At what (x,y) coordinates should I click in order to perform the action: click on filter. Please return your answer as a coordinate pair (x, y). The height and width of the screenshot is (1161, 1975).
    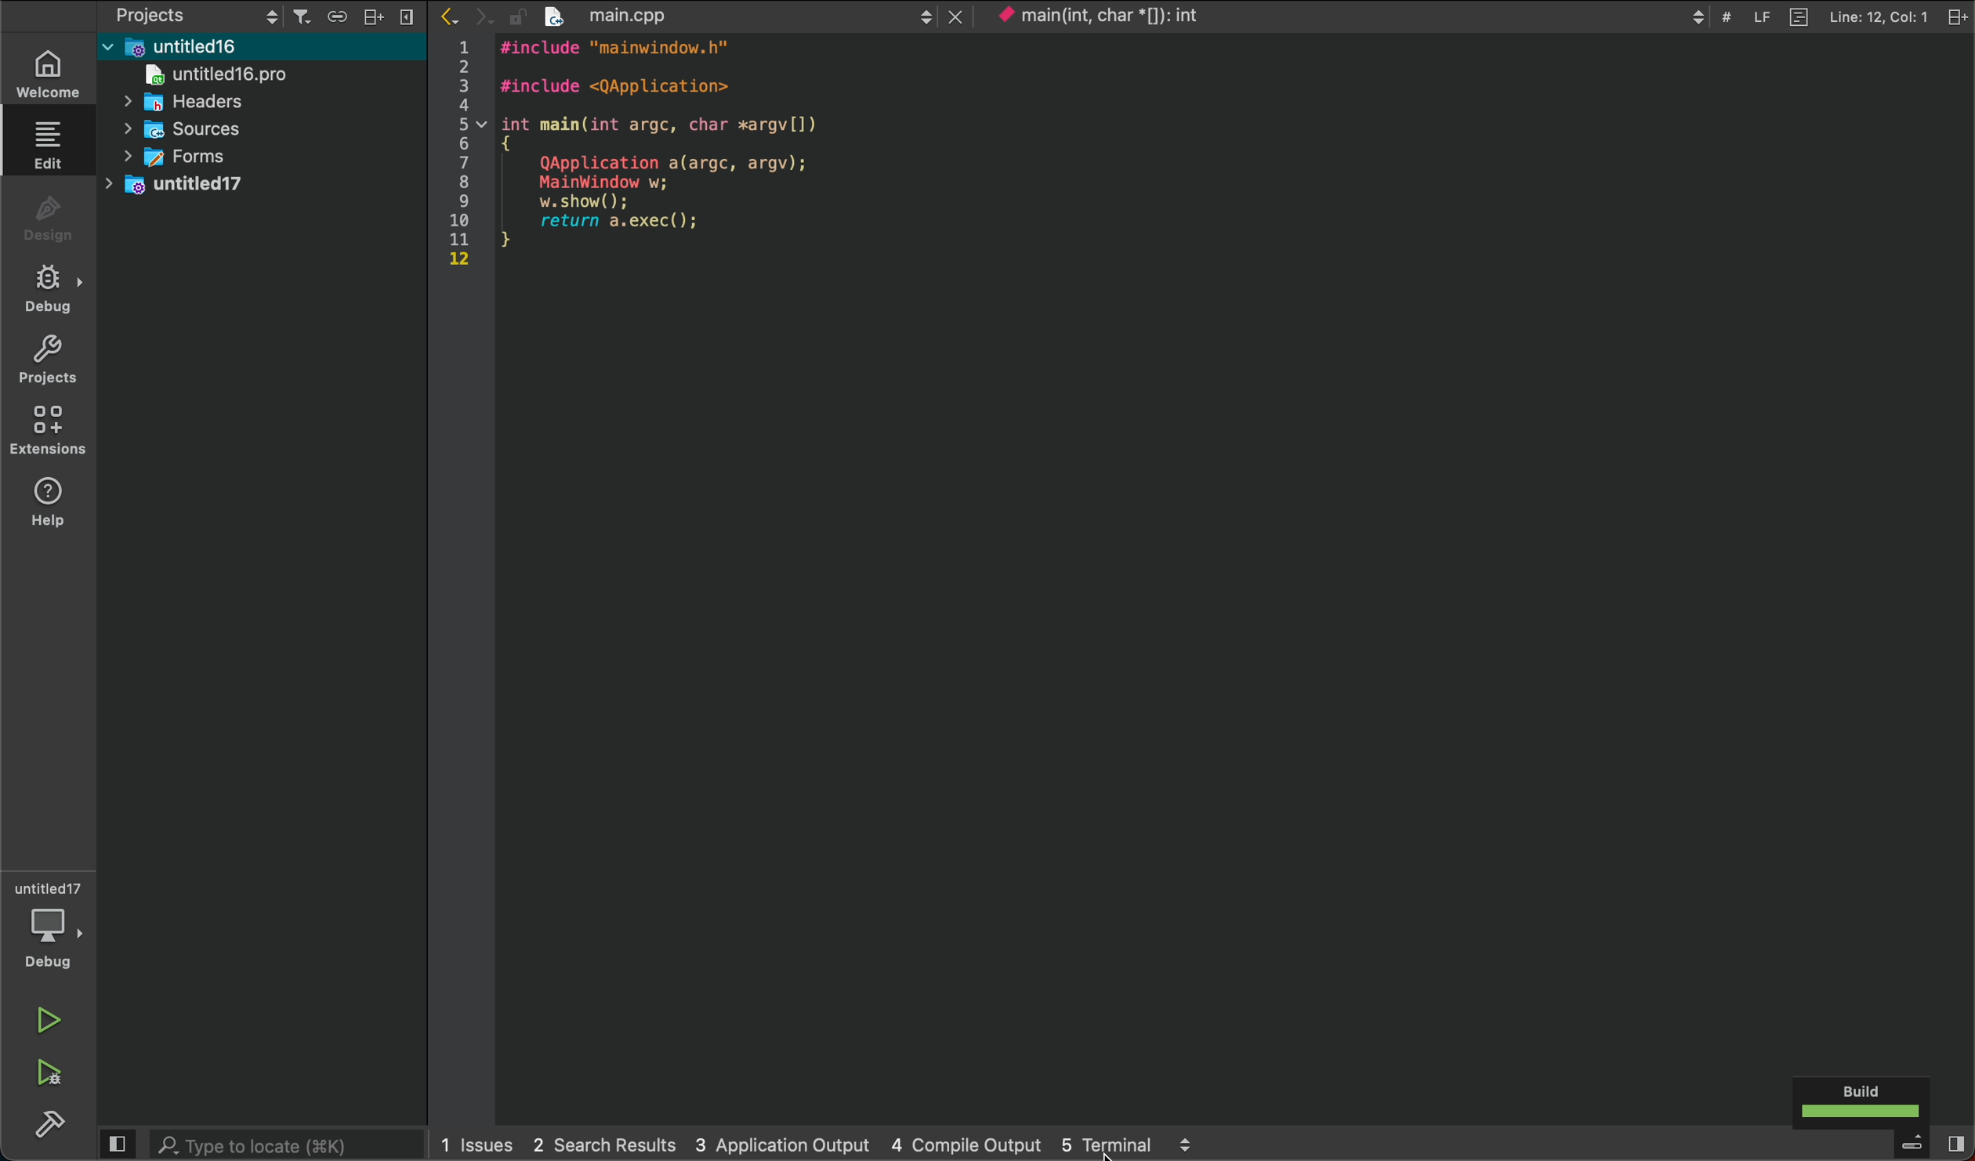
    Looking at the image, I should click on (303, 16).